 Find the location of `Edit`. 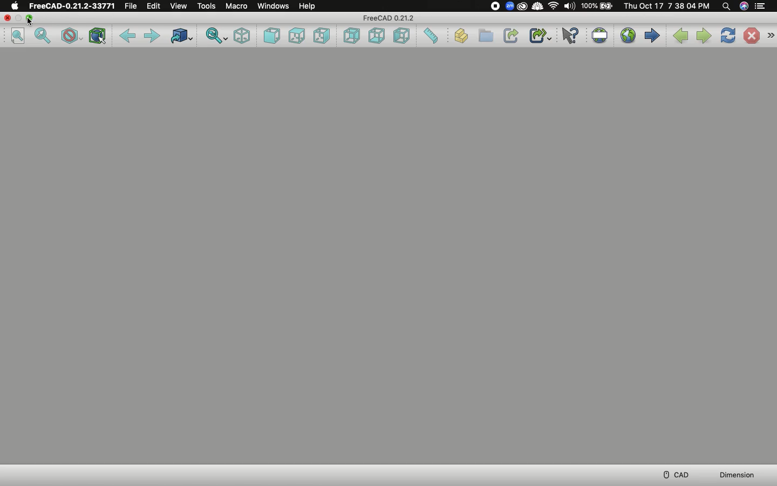

Edit is located at coordinates (153, 6).